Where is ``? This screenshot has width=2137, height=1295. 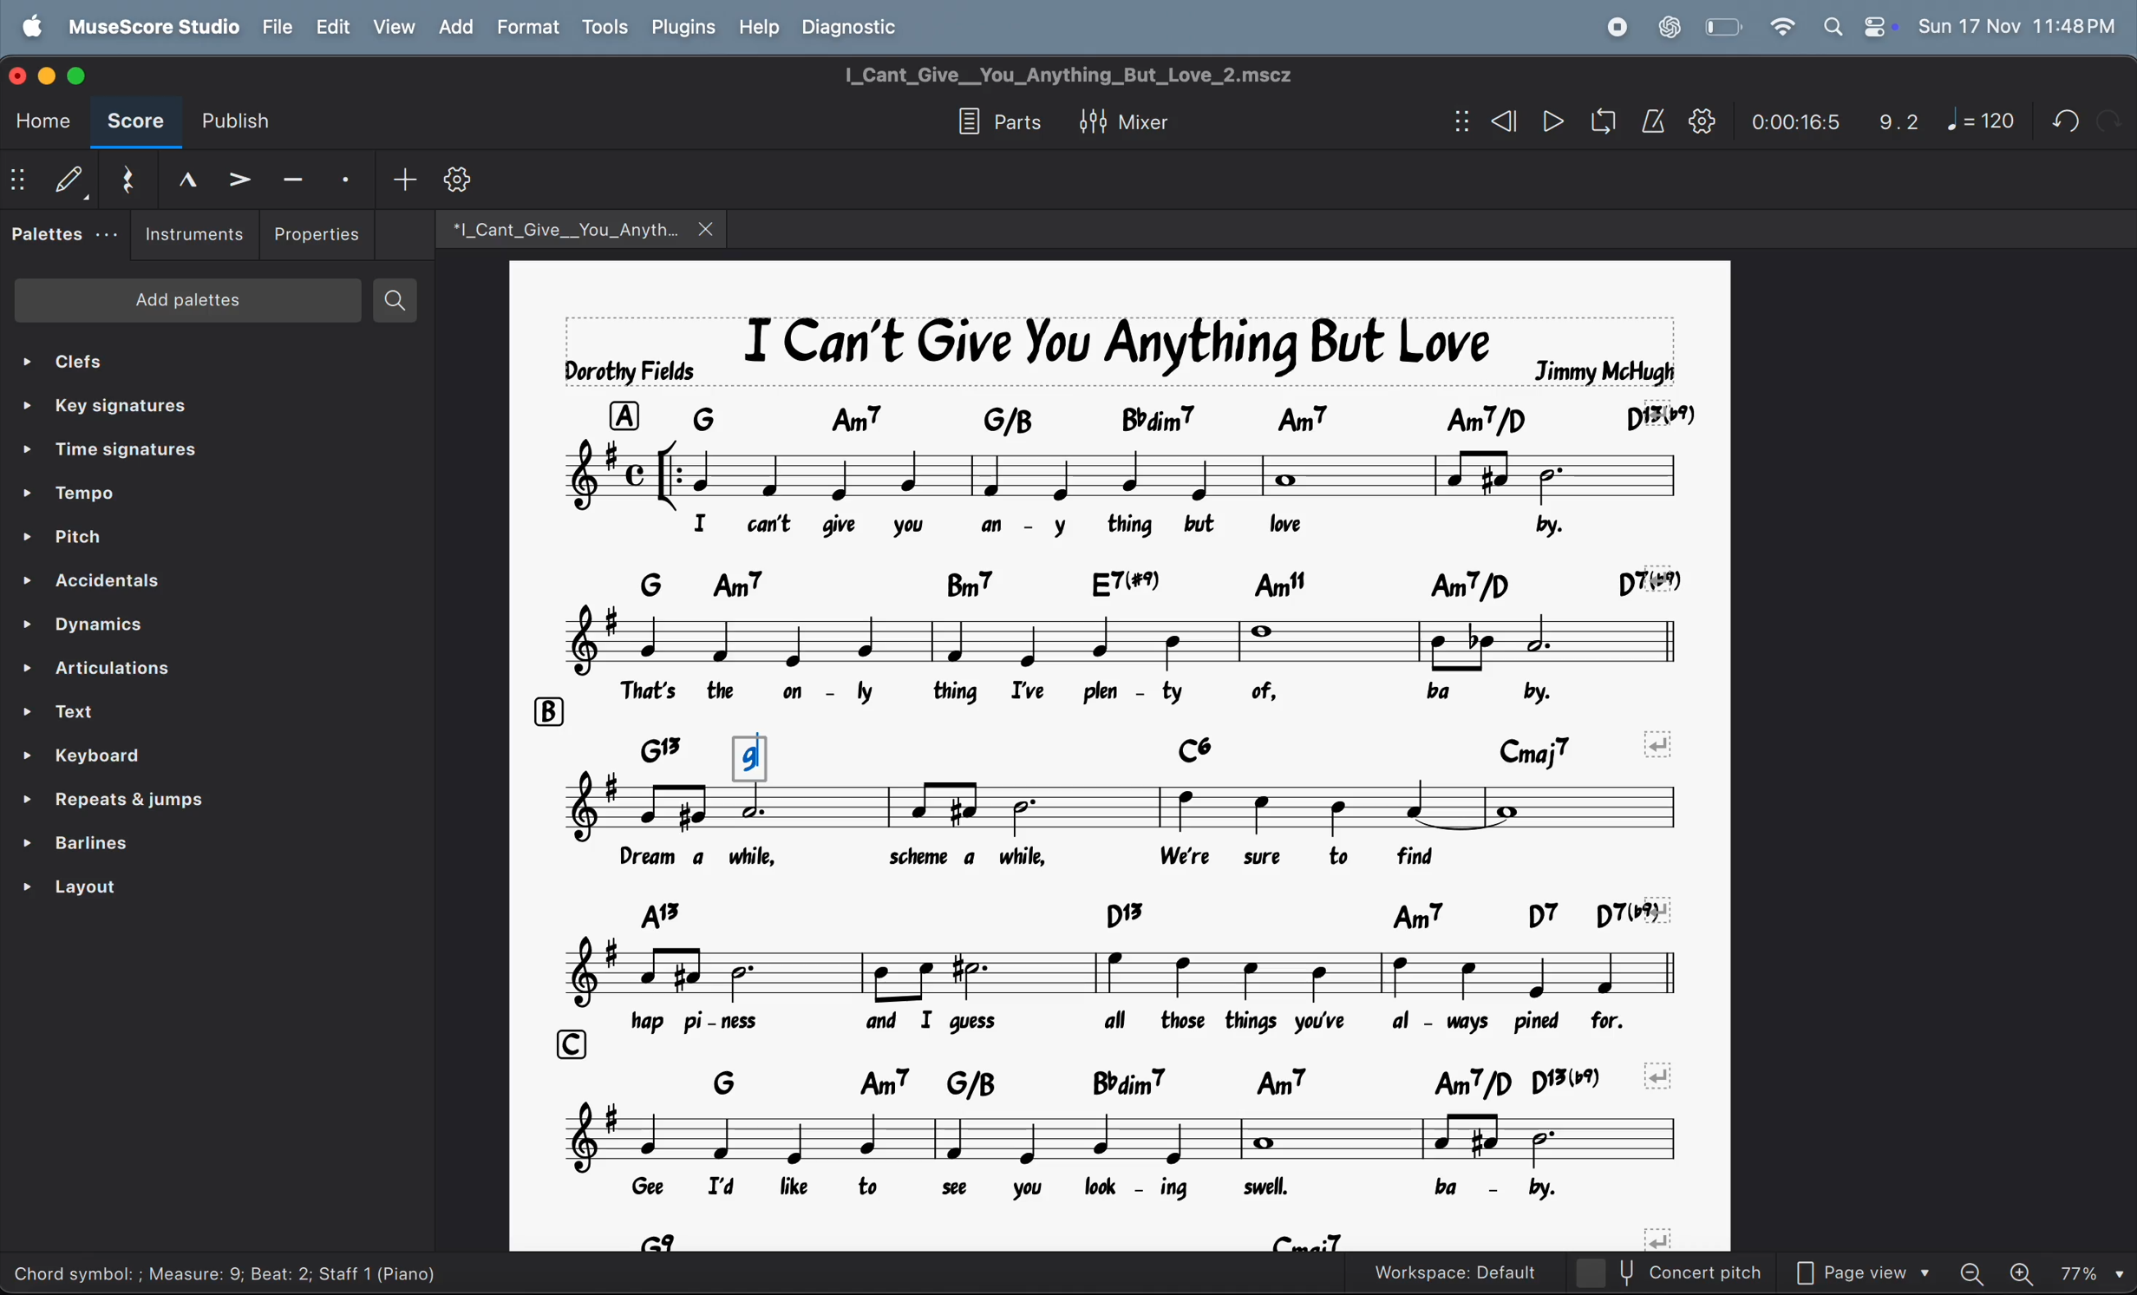
 is located at coordinates (1141, 1077).